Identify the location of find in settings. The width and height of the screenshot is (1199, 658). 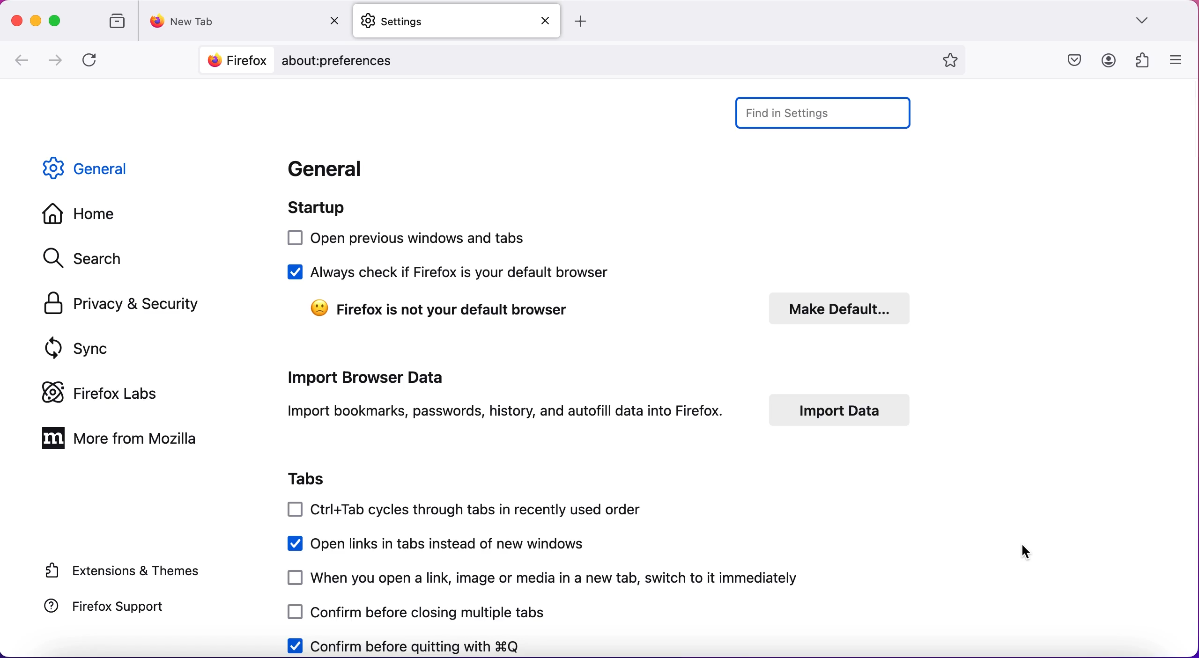
(826, 113).